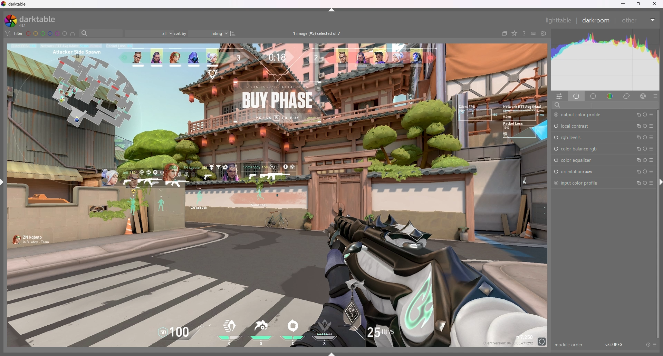 The height and width of the screenshot is (356, 663). What do you see at coordinates (654, 4) in the screenshot?
I see `close` at bounding box center [654, 4].